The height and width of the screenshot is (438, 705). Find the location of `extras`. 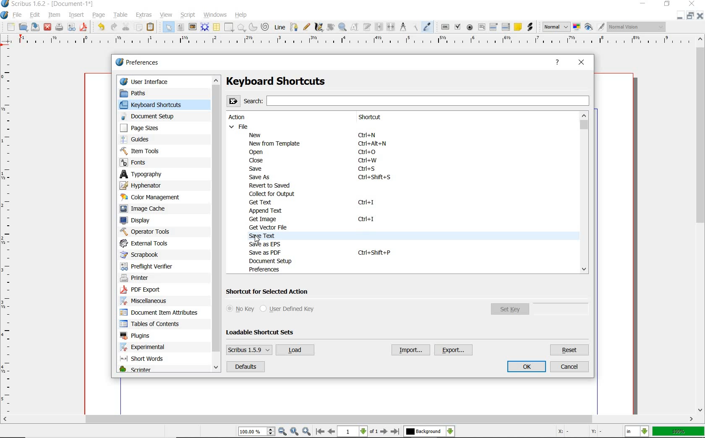

extras is located at coordinates (145, 15).